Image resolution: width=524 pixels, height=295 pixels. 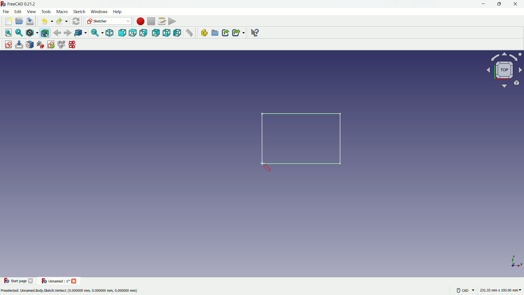 I want to click on edit menu, so click(x=18, y=11).